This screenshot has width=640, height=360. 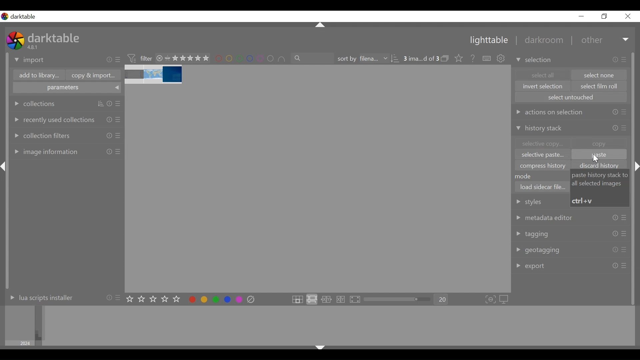 I want to click on darktable, so click(x=55, y=37).